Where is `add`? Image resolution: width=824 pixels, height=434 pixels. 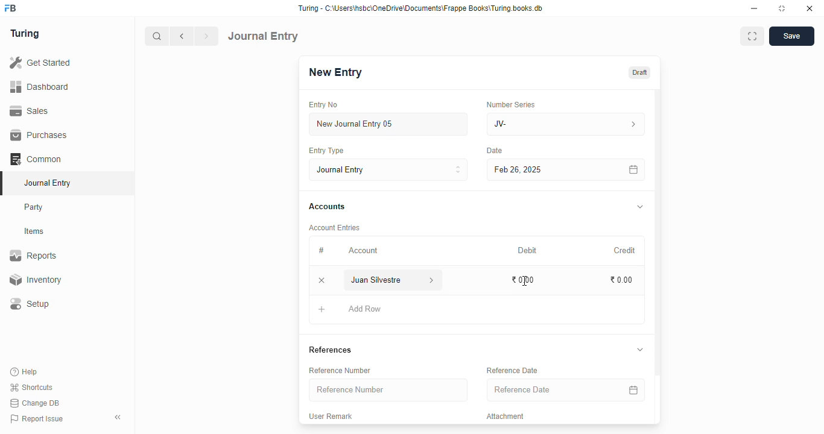
add is located at coordinates (322, 311).